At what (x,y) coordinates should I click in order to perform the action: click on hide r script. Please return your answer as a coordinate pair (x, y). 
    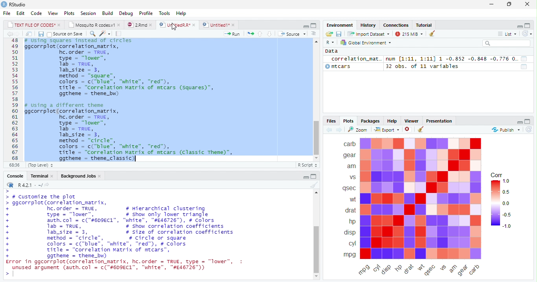
    Looking at the image, I should click on (519, 26).